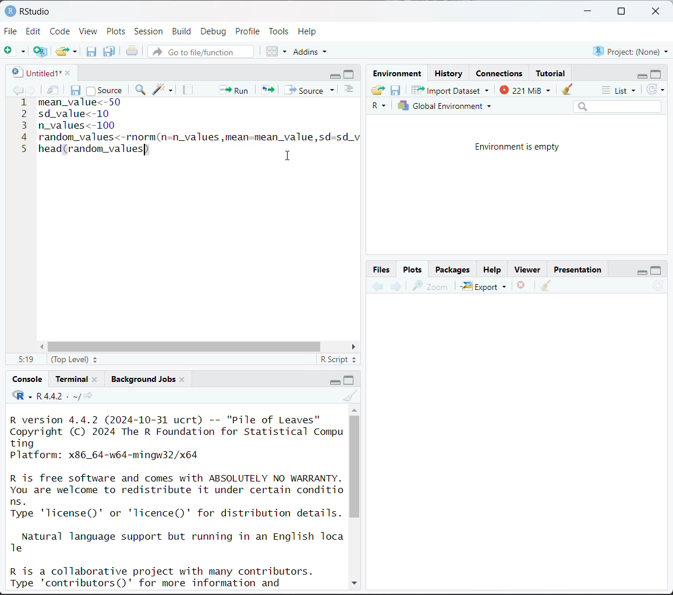 The width and height of the screenshot is (673, 595). I want to click on run, so click(232, 89).